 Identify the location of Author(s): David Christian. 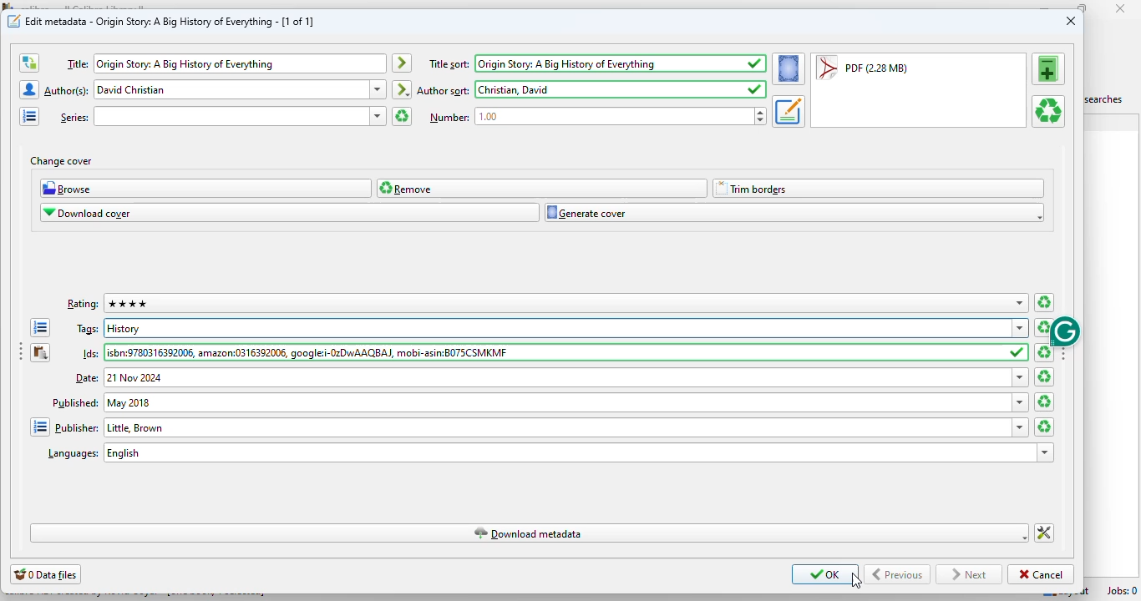
(231, 90).